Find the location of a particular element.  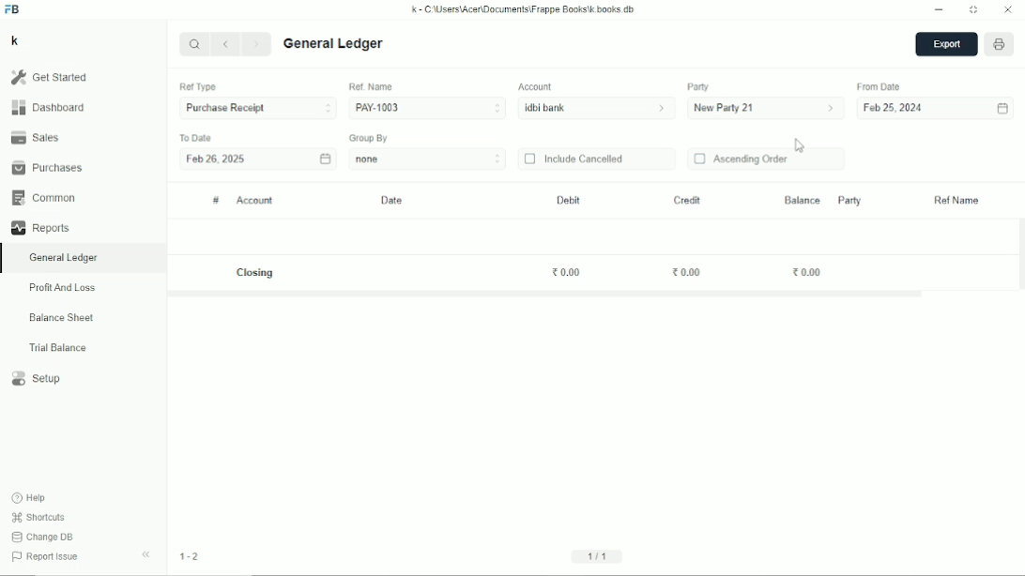

PAY-1003 is located at coordinates (427, 107).